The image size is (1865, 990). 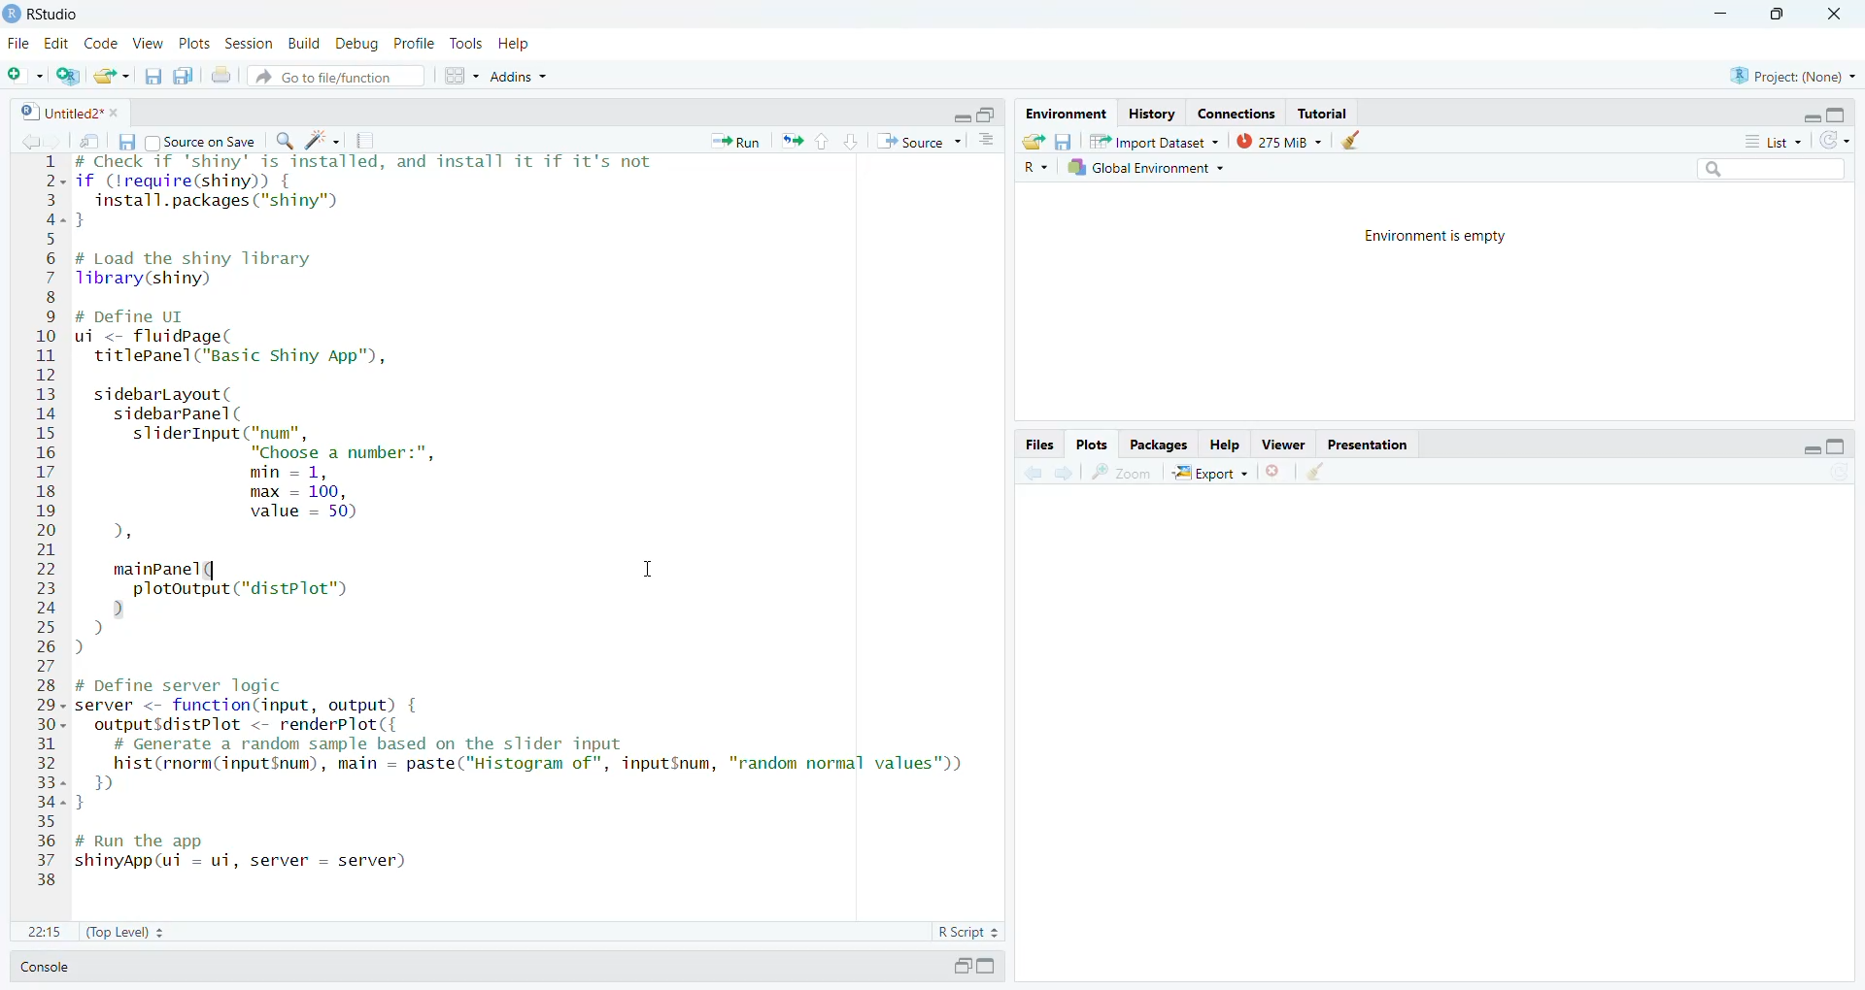 What do you see at coordinates (1237, 115) in the screenshot?
I see `Connections` at bounding box center [1237, 115].